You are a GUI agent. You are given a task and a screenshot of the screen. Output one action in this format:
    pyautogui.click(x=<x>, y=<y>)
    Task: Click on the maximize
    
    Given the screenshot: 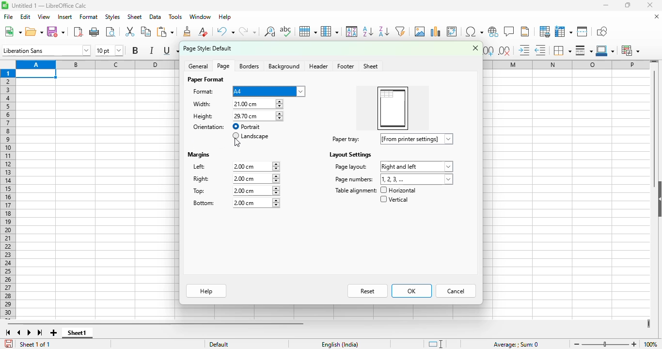 What is the action you would take?
    pyautogui.click(x=627, y=5)
    